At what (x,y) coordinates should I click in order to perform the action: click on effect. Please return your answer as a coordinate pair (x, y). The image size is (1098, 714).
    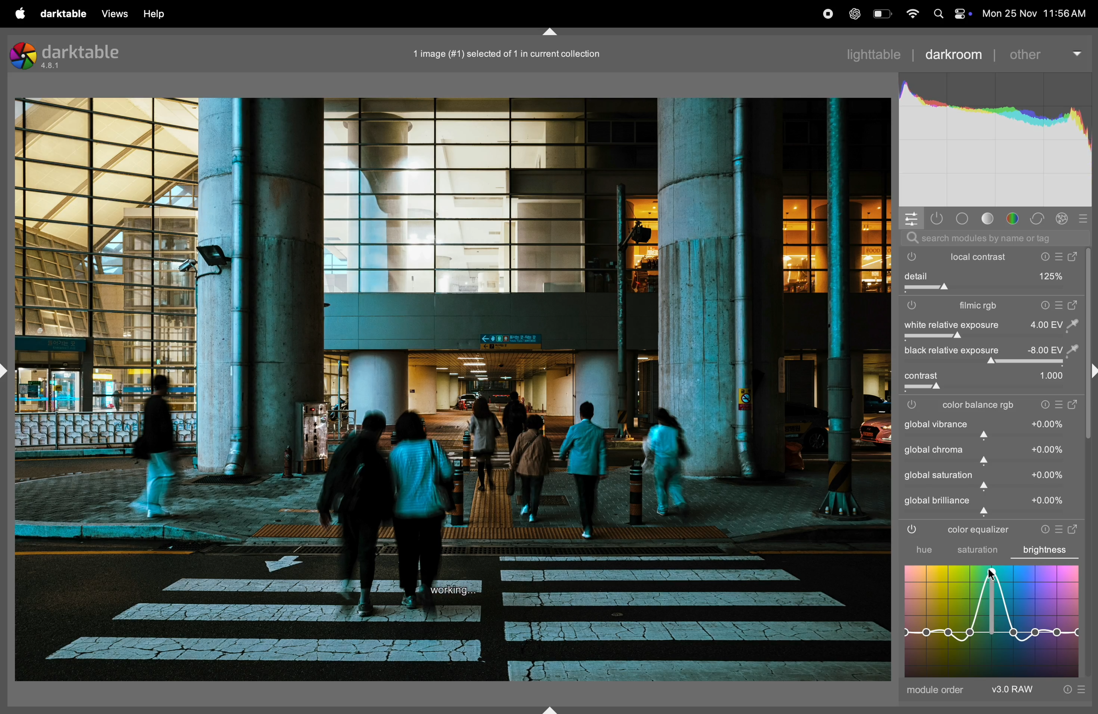
    Looking at the image, I should click on (1062, 218).